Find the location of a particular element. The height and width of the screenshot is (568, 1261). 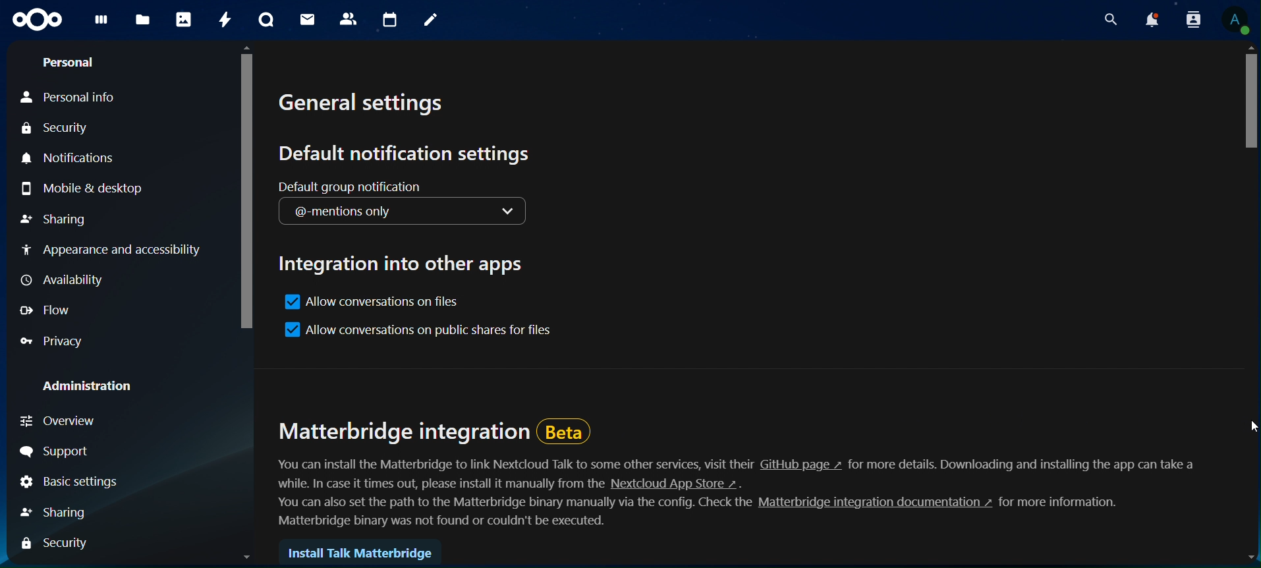

Scrollbar is located at coordinates (247, 304).